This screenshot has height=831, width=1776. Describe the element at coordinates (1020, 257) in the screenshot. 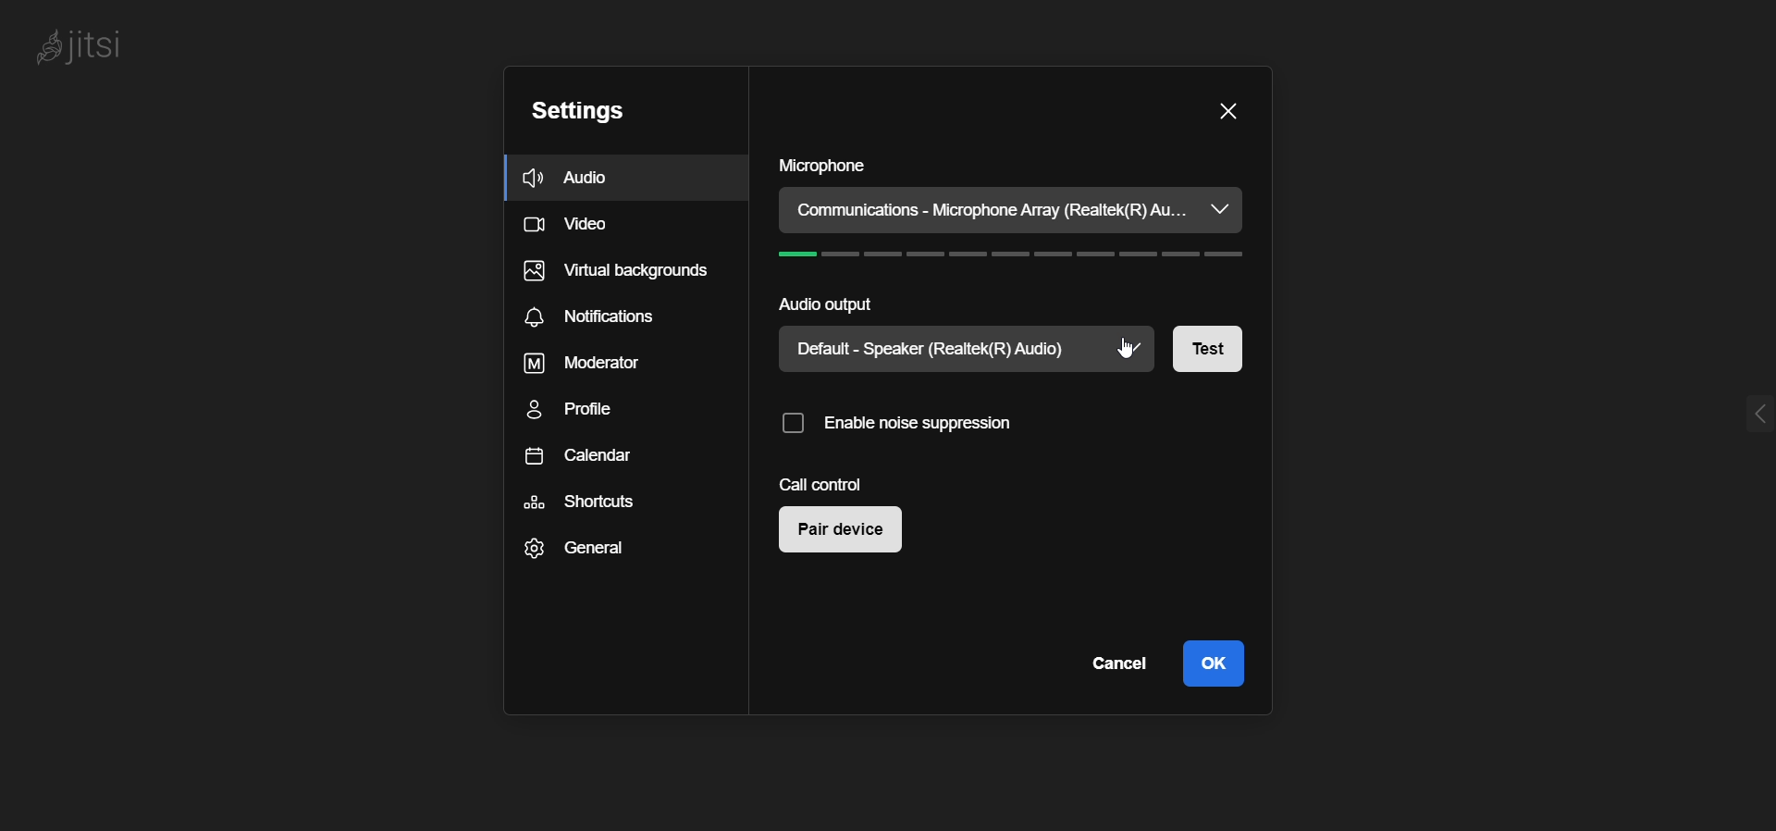

I see `volume` at that location.